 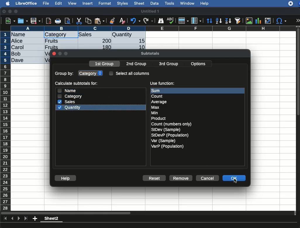 What do you see at coordinates (155, 113) in the screenshot?
I see `Min` at bounding box center [155, 113].